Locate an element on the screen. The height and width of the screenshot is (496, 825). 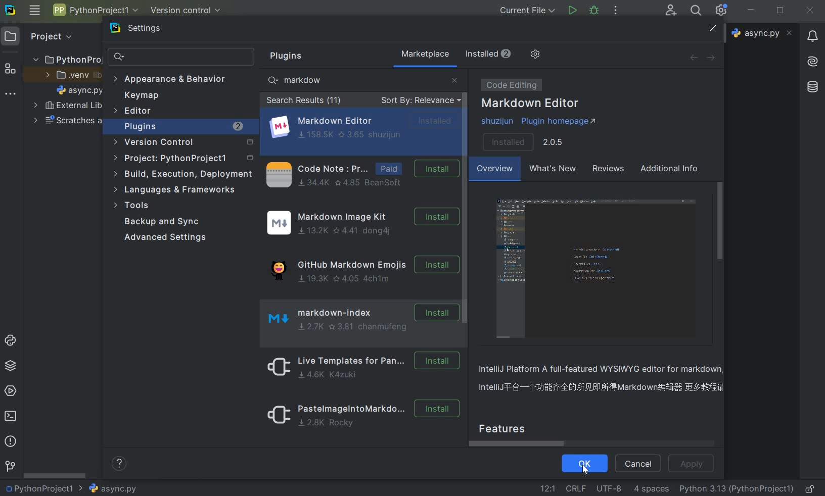
more tool windows is located at coordinates (11, 95).